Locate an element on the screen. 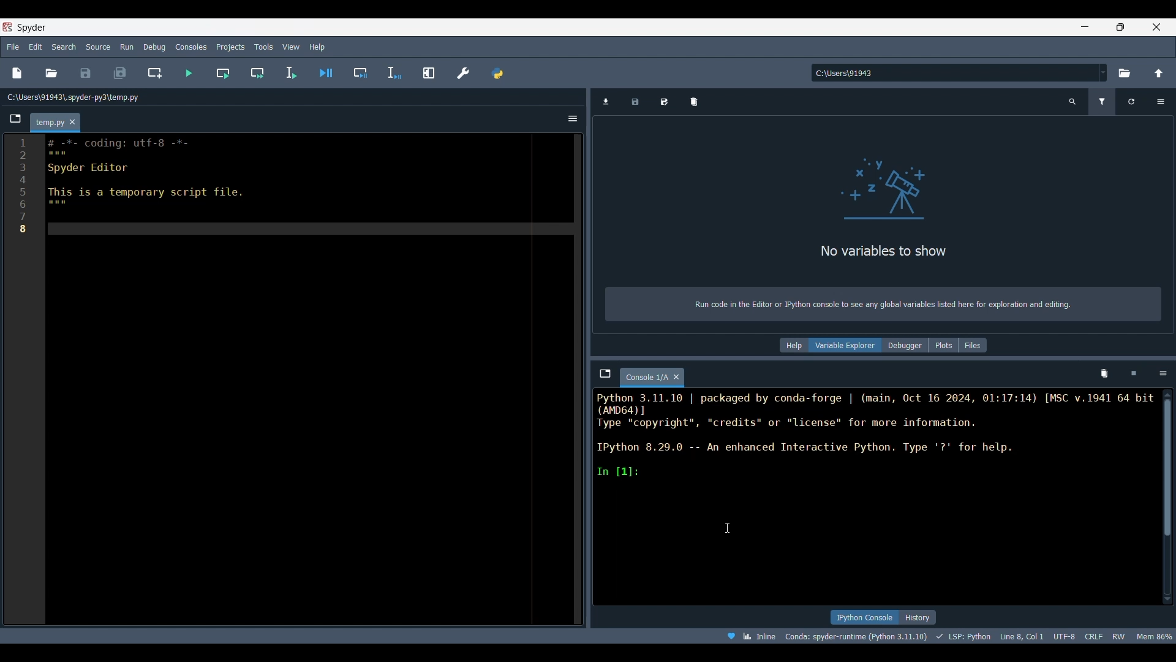  Source menu is located at coordinates (99, 46).